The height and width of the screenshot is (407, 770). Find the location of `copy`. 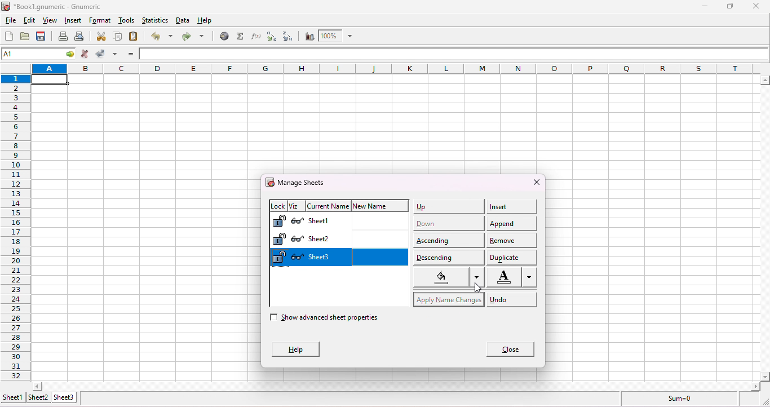

copy is located at coordinates (116, 37).